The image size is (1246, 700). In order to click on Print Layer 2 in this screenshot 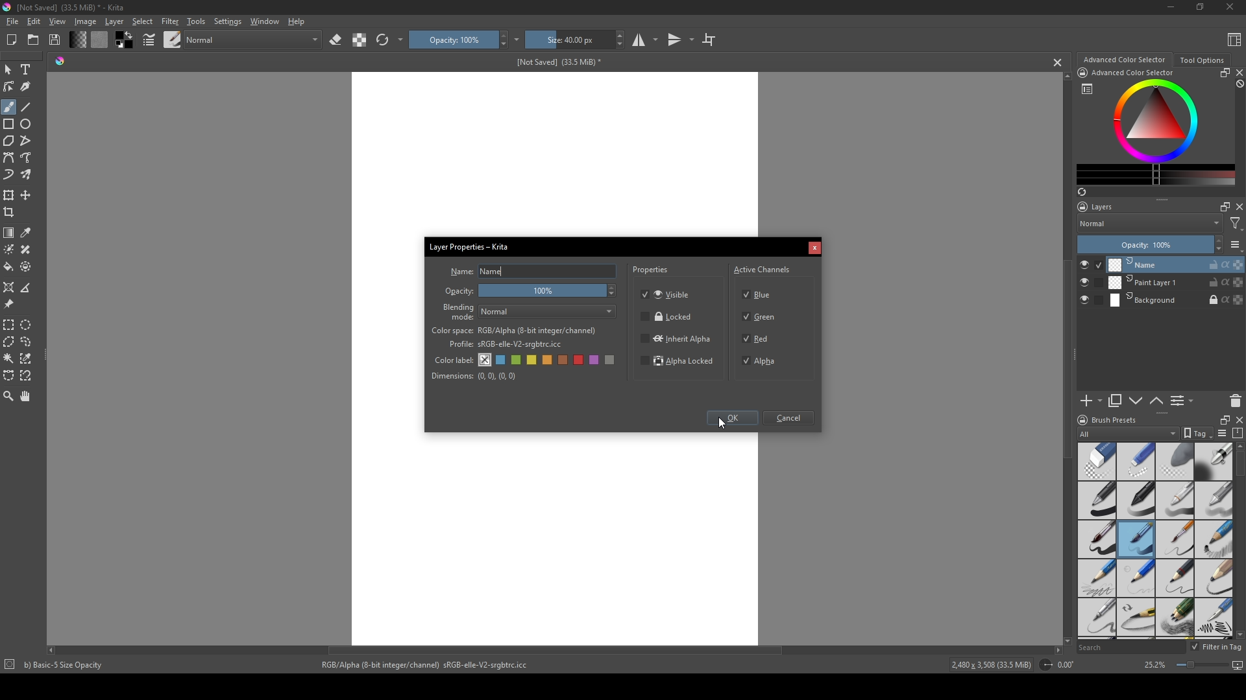, I will do `click(1175, 264)`.